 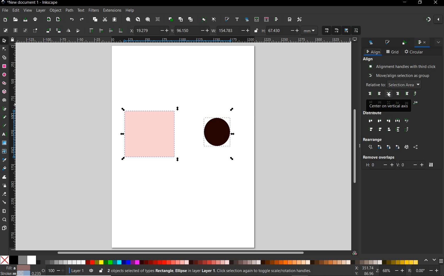 I want to click on object flip 90 clockwise, so click(x=53, y=30).